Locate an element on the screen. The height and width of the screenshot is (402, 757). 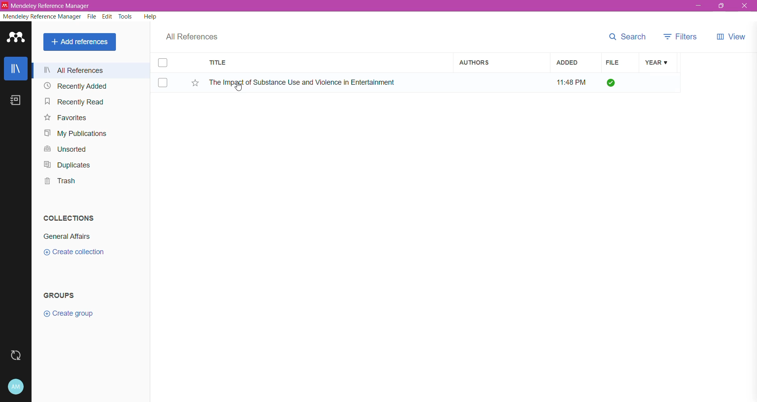
Click to Add Item to Favorites is located at coordinates (194, 82).